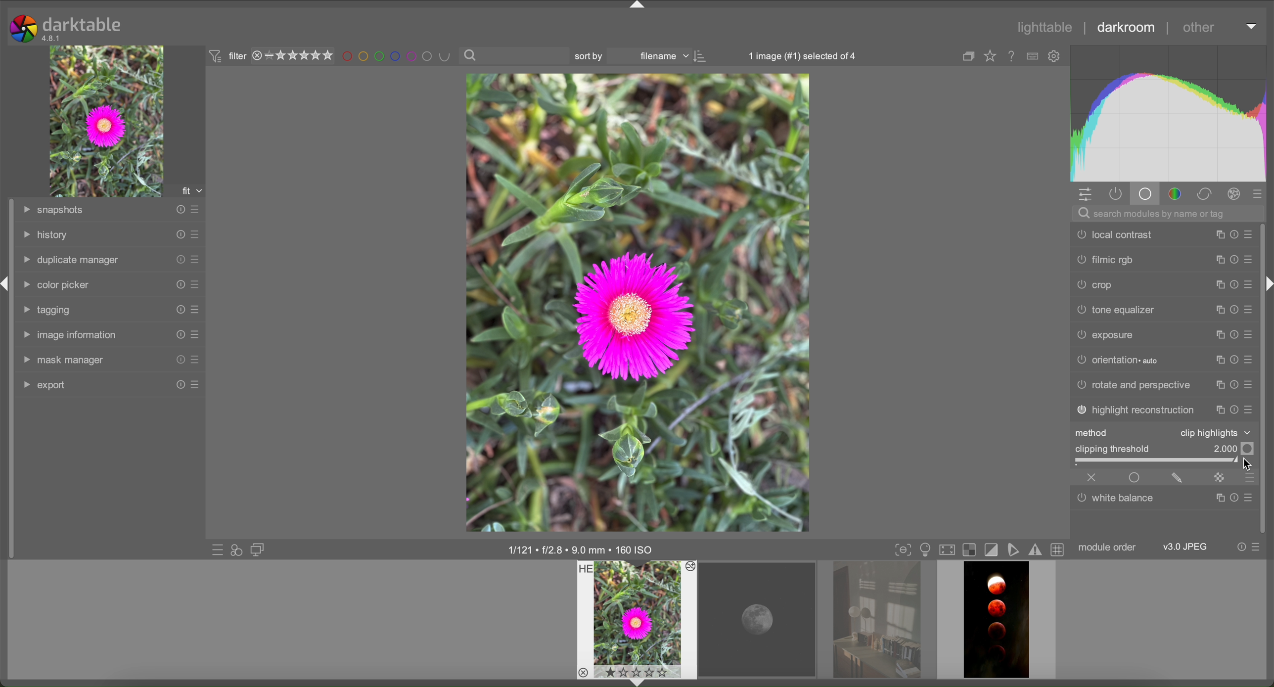 The image size is (1274, 687). I want to click on 1 image selected of 4, so click(797, 55).